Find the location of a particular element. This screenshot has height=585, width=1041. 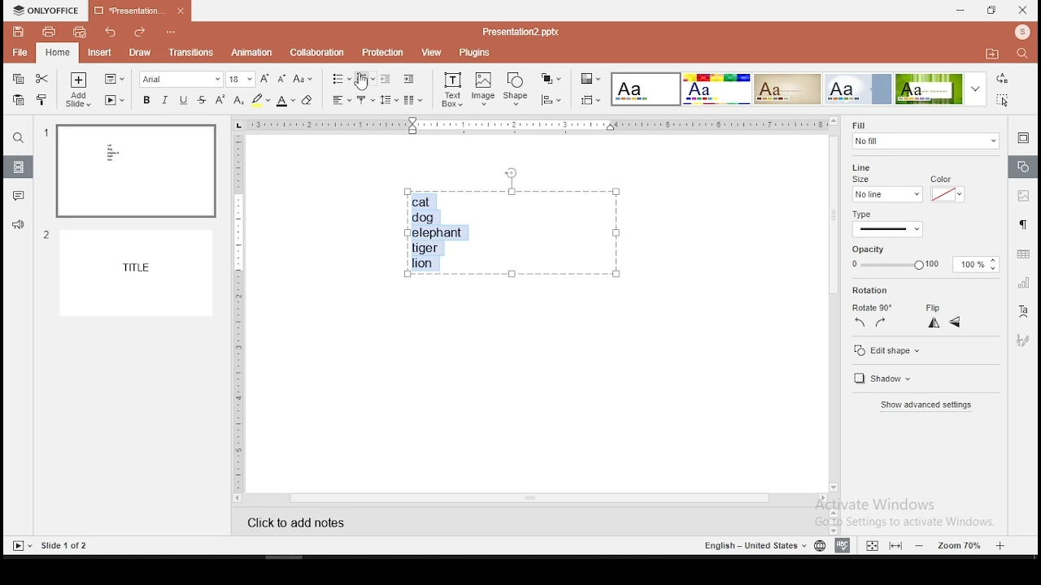

find is located at coordinates (1021, 53).